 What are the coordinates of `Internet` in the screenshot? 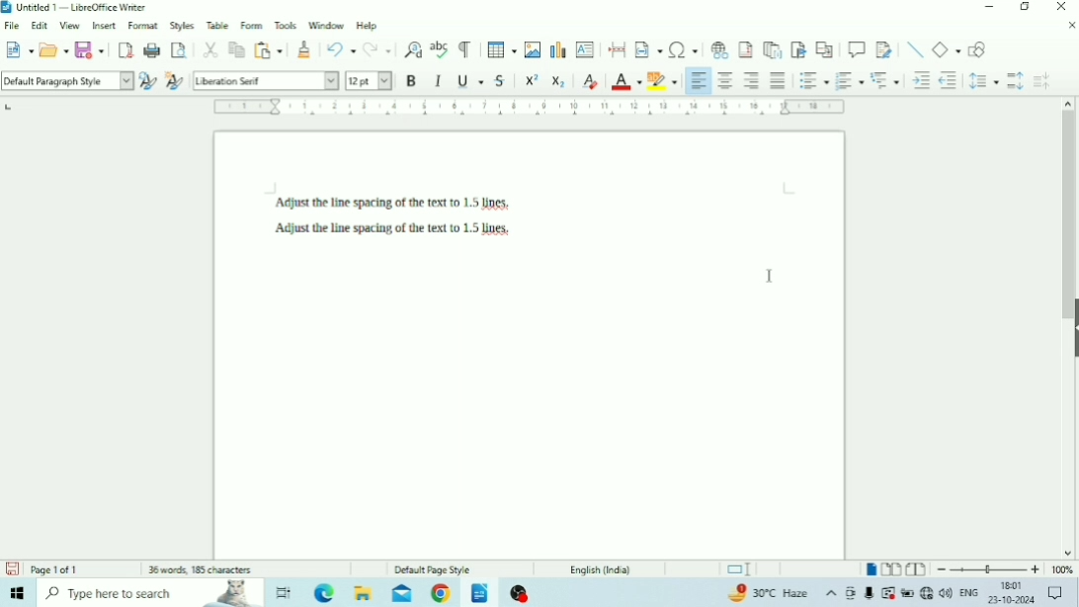 It's located at (927, 593).